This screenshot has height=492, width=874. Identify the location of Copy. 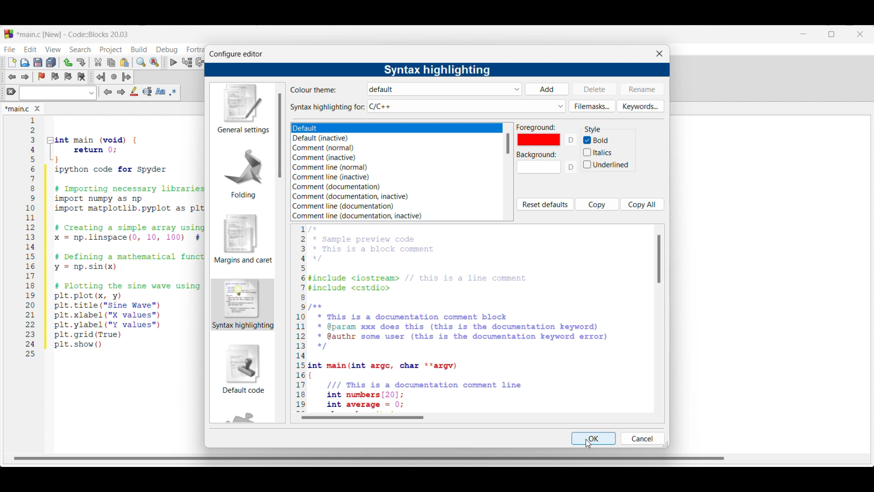
(597, 204).